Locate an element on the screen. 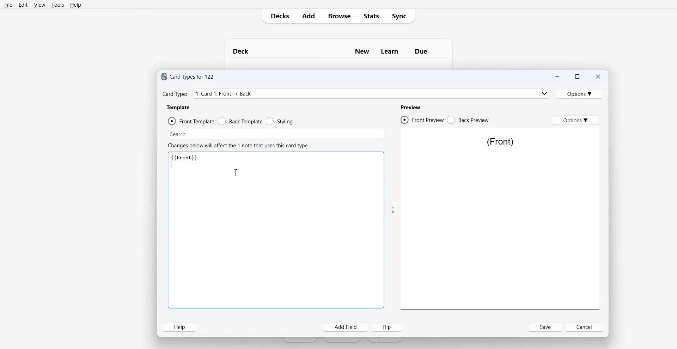  Decks is located at coordinates (278, 16).